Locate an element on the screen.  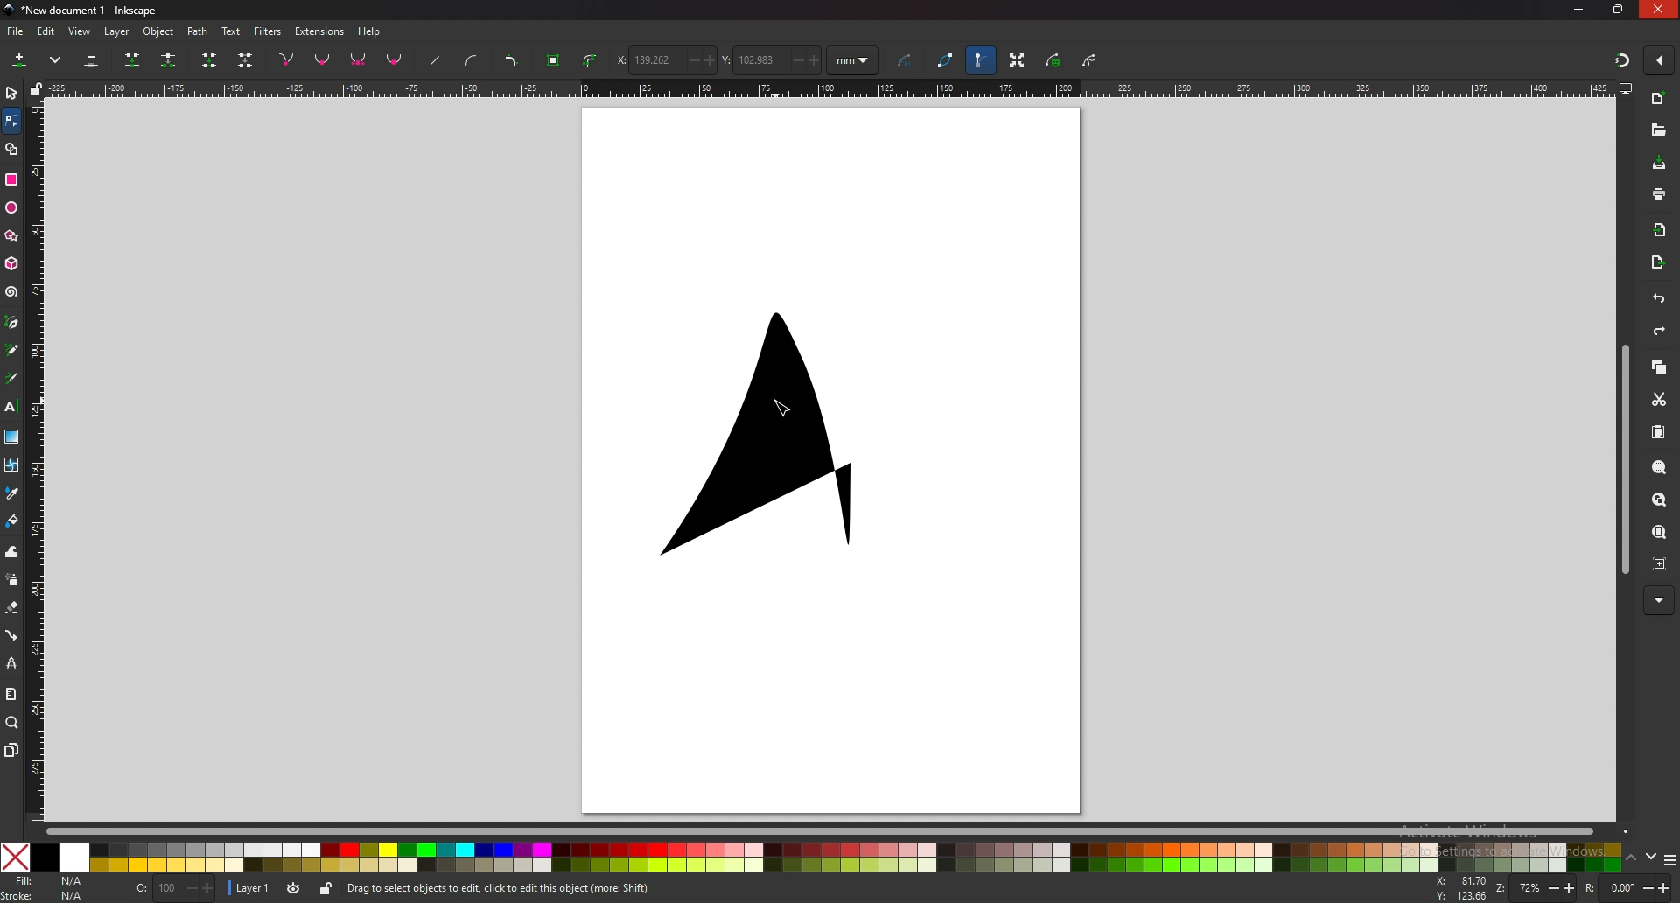
copy is located at coordinates (1659, 367).